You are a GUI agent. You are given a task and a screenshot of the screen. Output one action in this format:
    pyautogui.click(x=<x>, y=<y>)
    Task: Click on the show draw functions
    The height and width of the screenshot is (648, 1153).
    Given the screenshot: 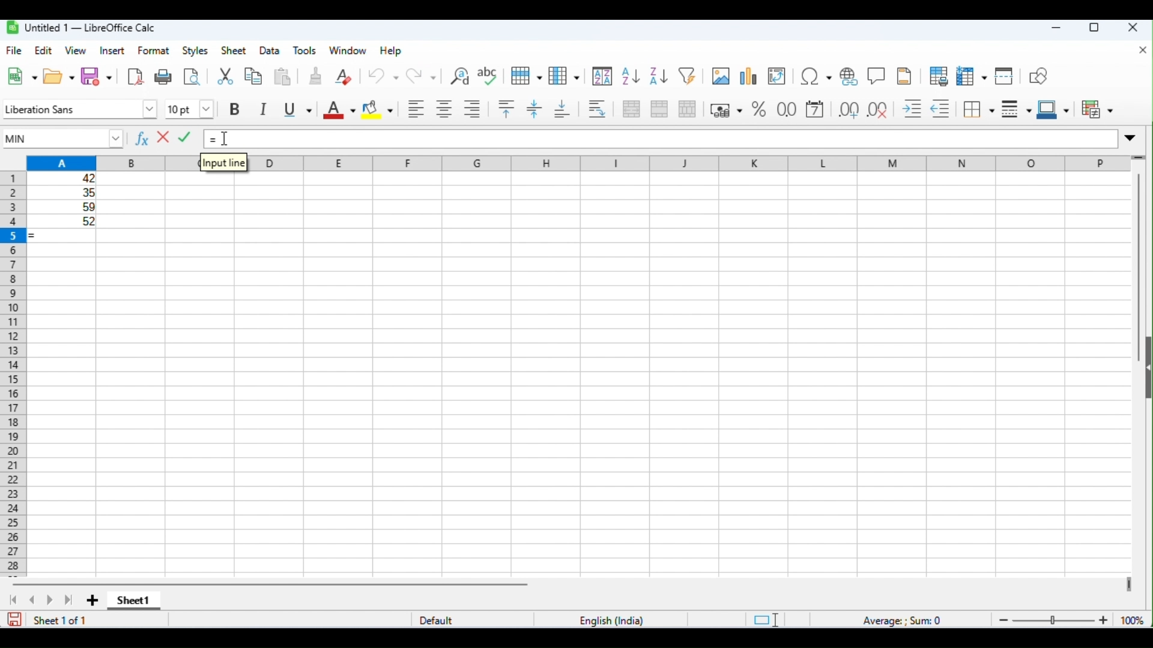 What is the action you would take?
    pyautogui.click(x=1038, y=77)
    